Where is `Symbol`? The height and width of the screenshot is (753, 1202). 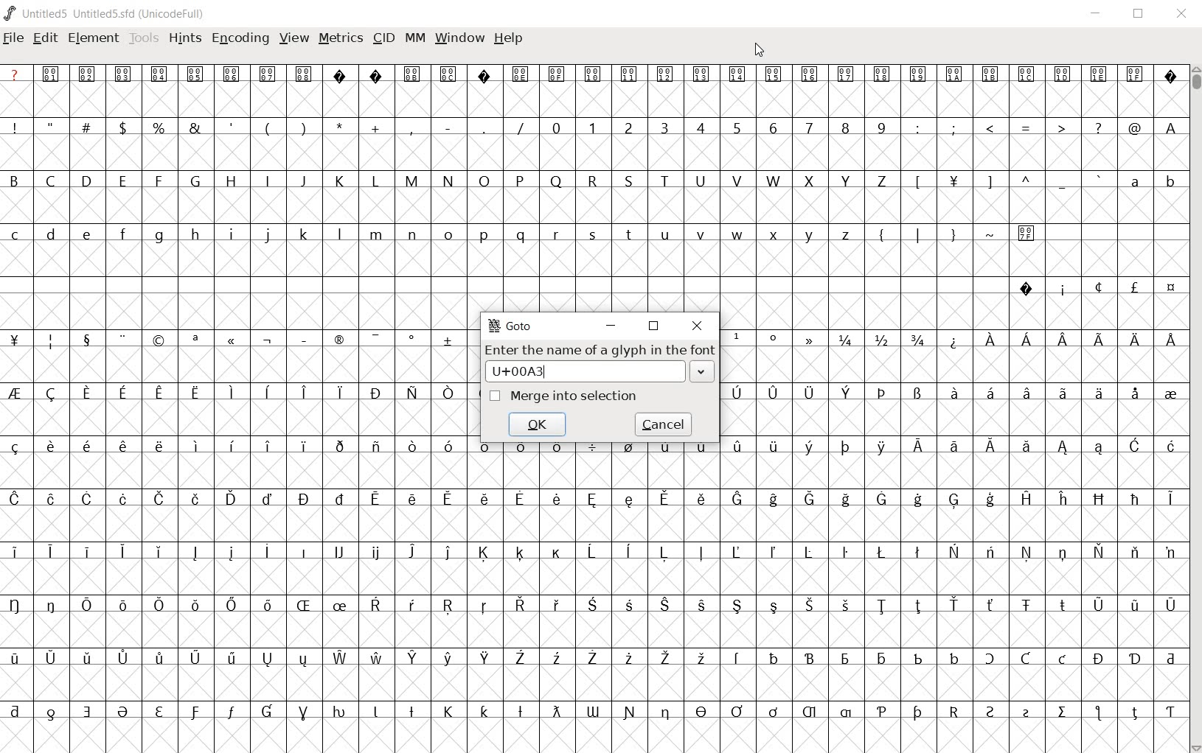
Symbol is located at coordinates (740, 74).